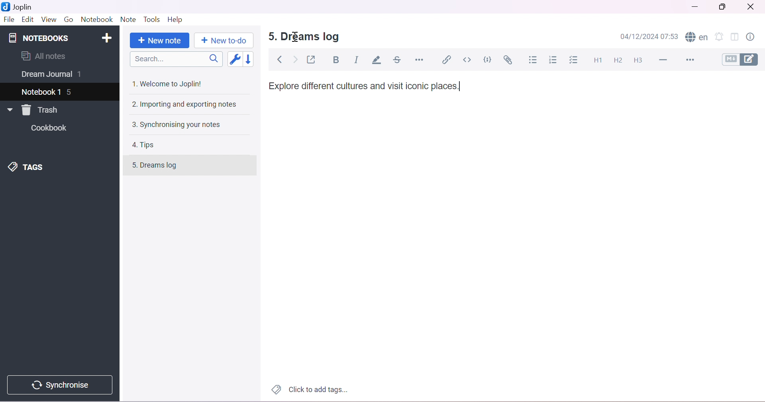 The width and height of the screenshot is (765, 402). I want to click on 1, so click(82, 75).